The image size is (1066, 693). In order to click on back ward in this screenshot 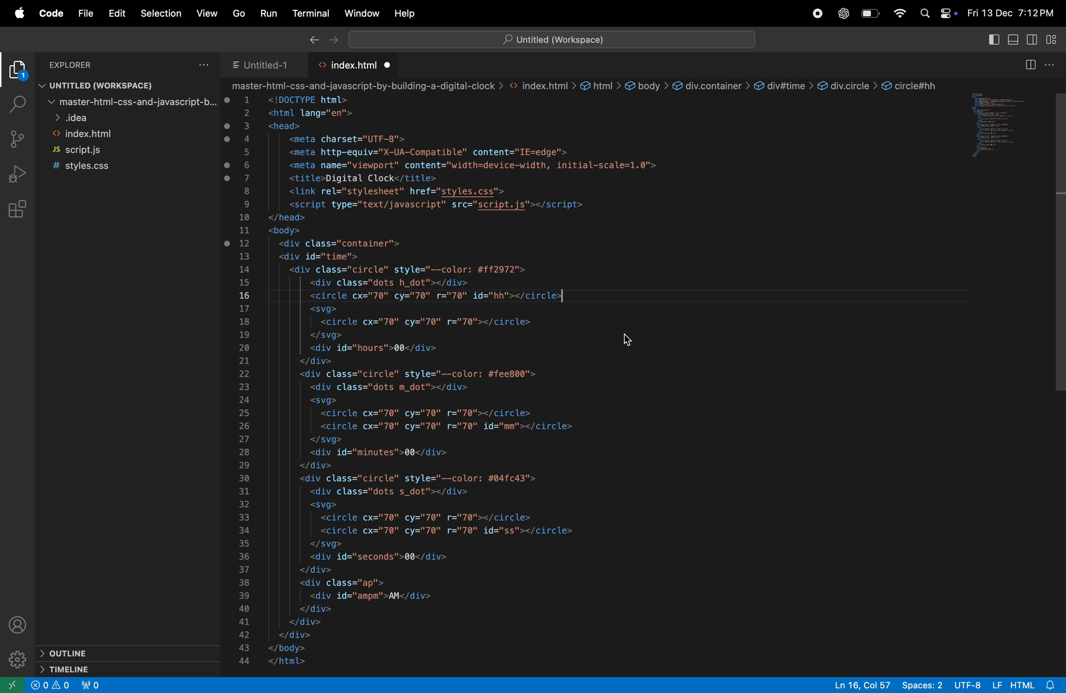, I will do `click(312, 41)`.